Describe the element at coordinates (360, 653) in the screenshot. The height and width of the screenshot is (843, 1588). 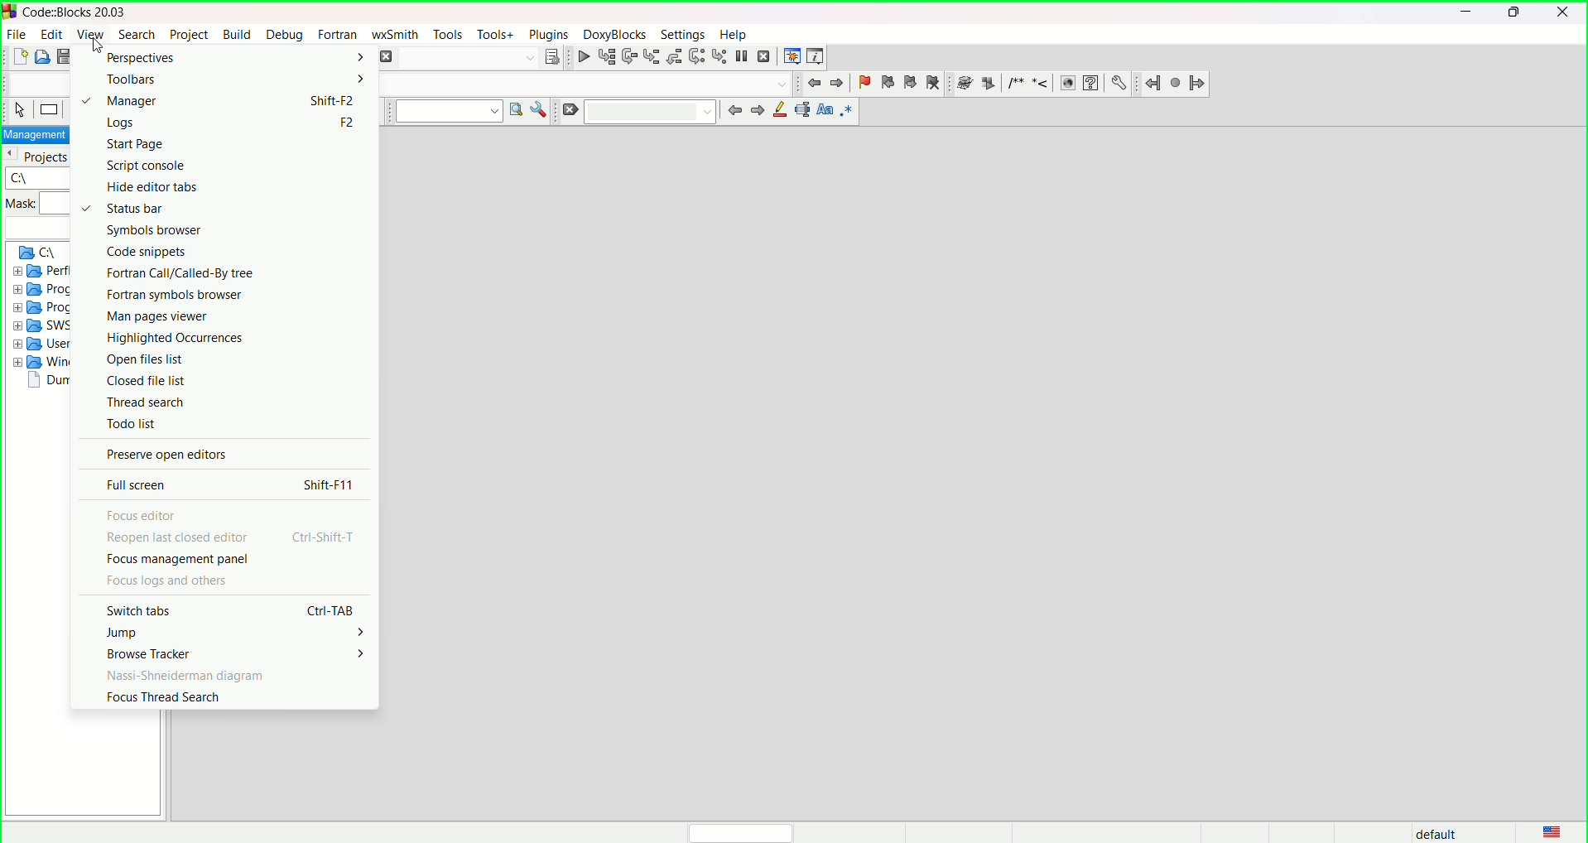
I see `arrow` at that location.